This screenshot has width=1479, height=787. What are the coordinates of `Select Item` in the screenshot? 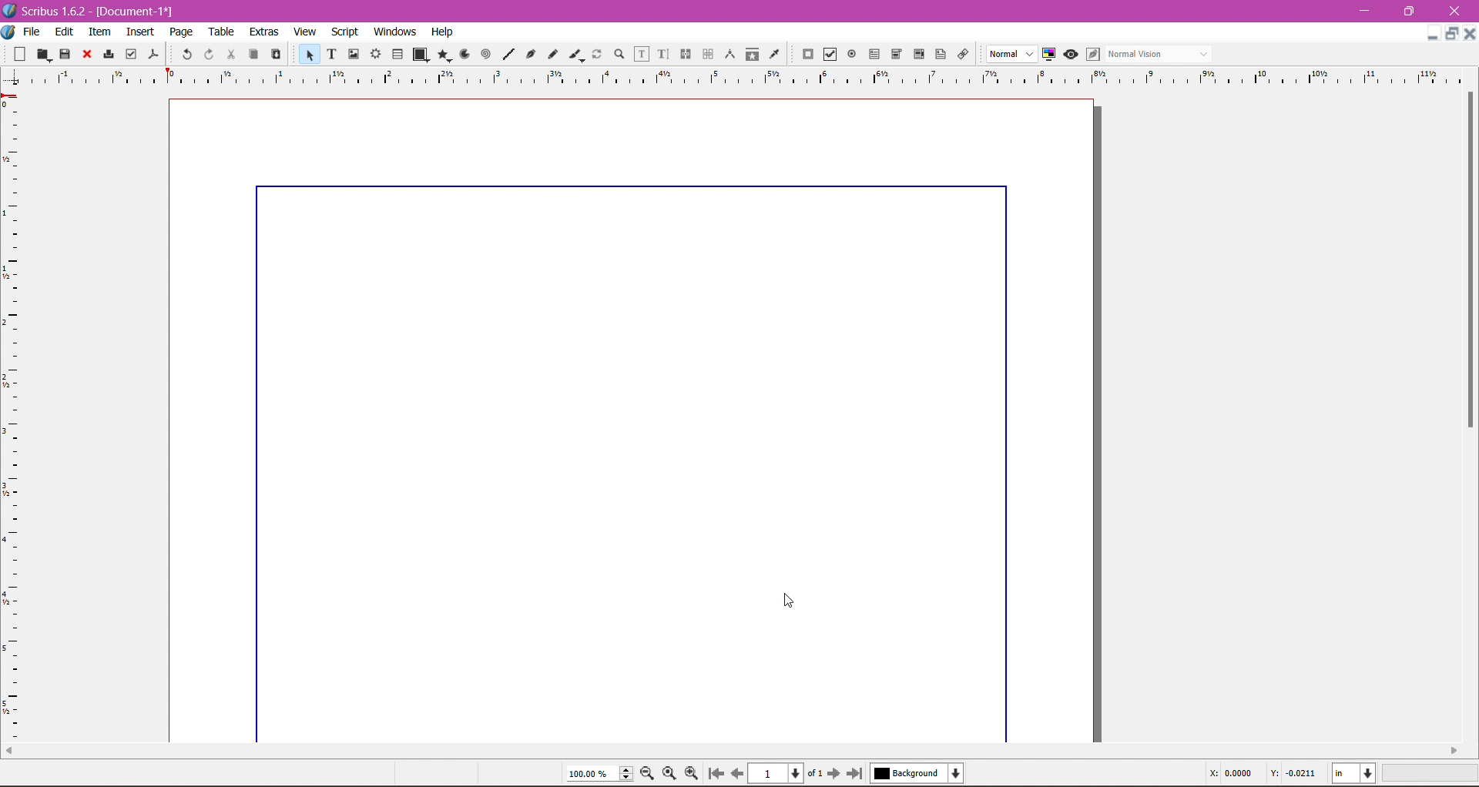 It's located at (307, 55).